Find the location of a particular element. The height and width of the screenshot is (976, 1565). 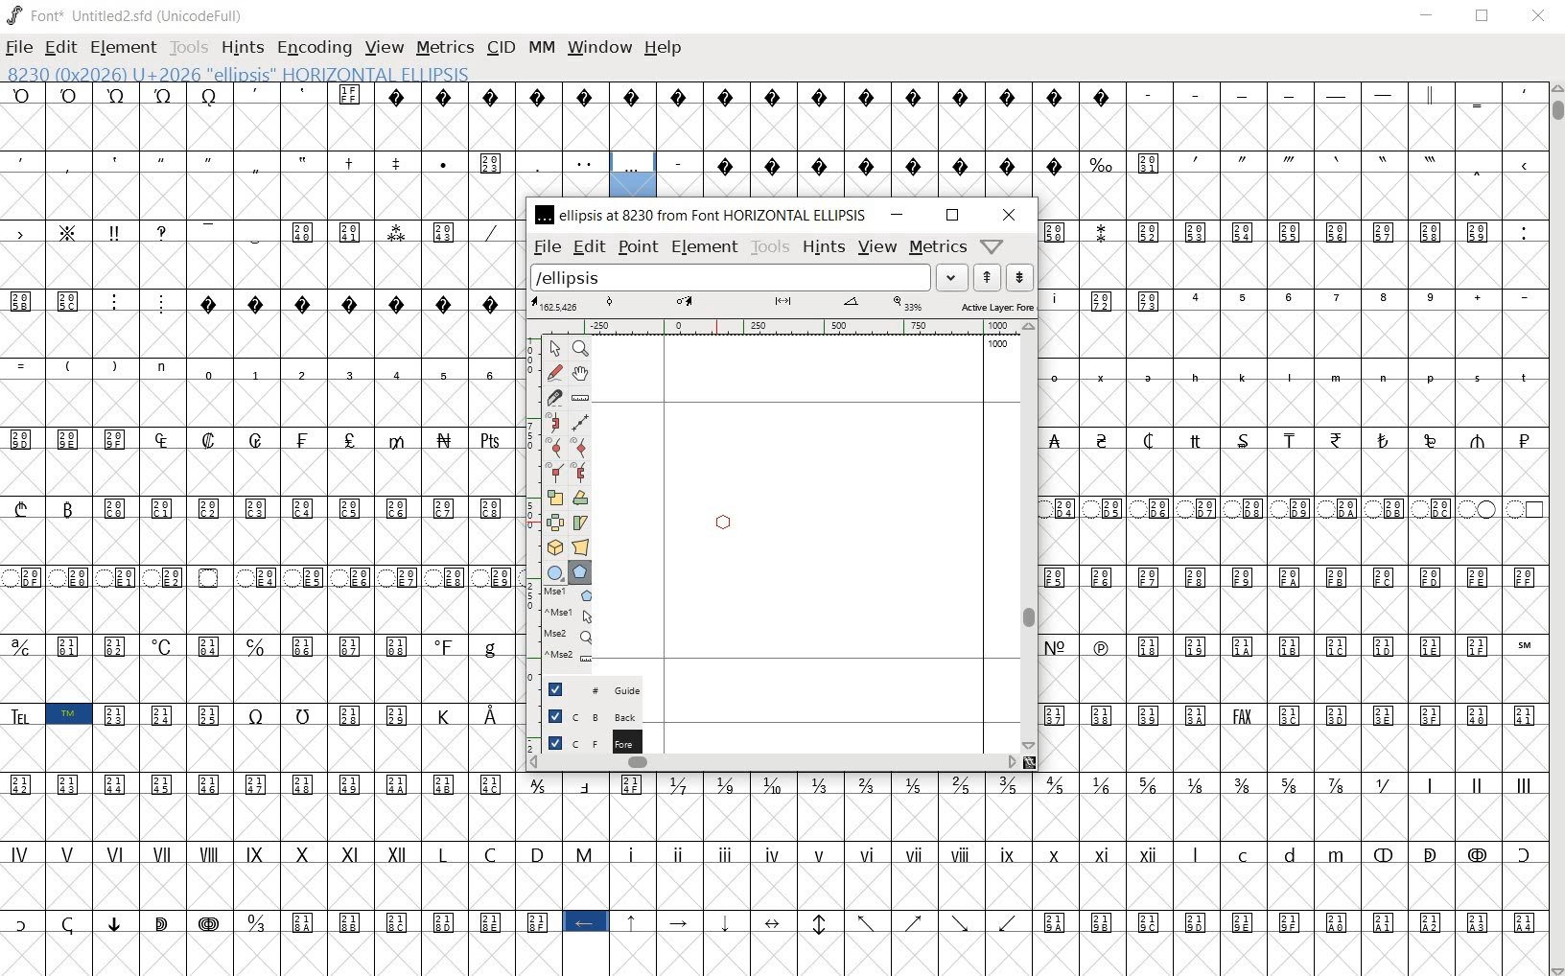

FILE is located at coordinates (19, 47).